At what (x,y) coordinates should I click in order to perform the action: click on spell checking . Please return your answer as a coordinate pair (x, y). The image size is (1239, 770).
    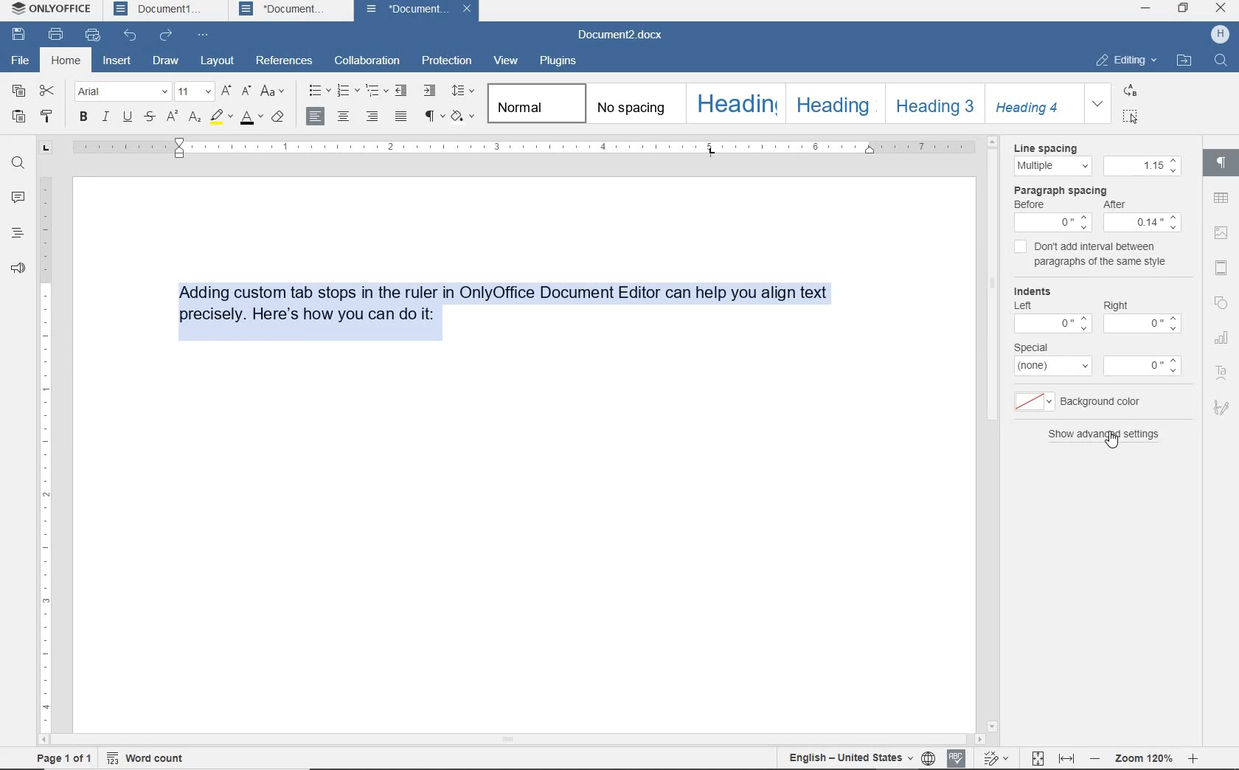
    Looking at the image, I should click on (957, 757).